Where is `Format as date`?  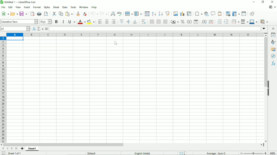 Format as date is located at coordinates (196, 22).